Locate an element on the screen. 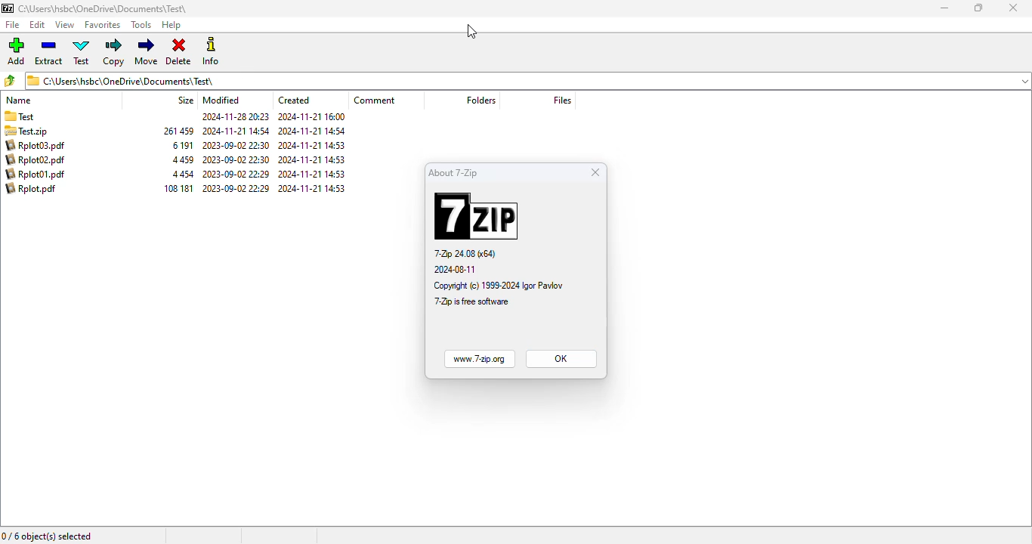 The height and width of the screenshot is (544, 1032). minimize is located at coordinates (945, 8).